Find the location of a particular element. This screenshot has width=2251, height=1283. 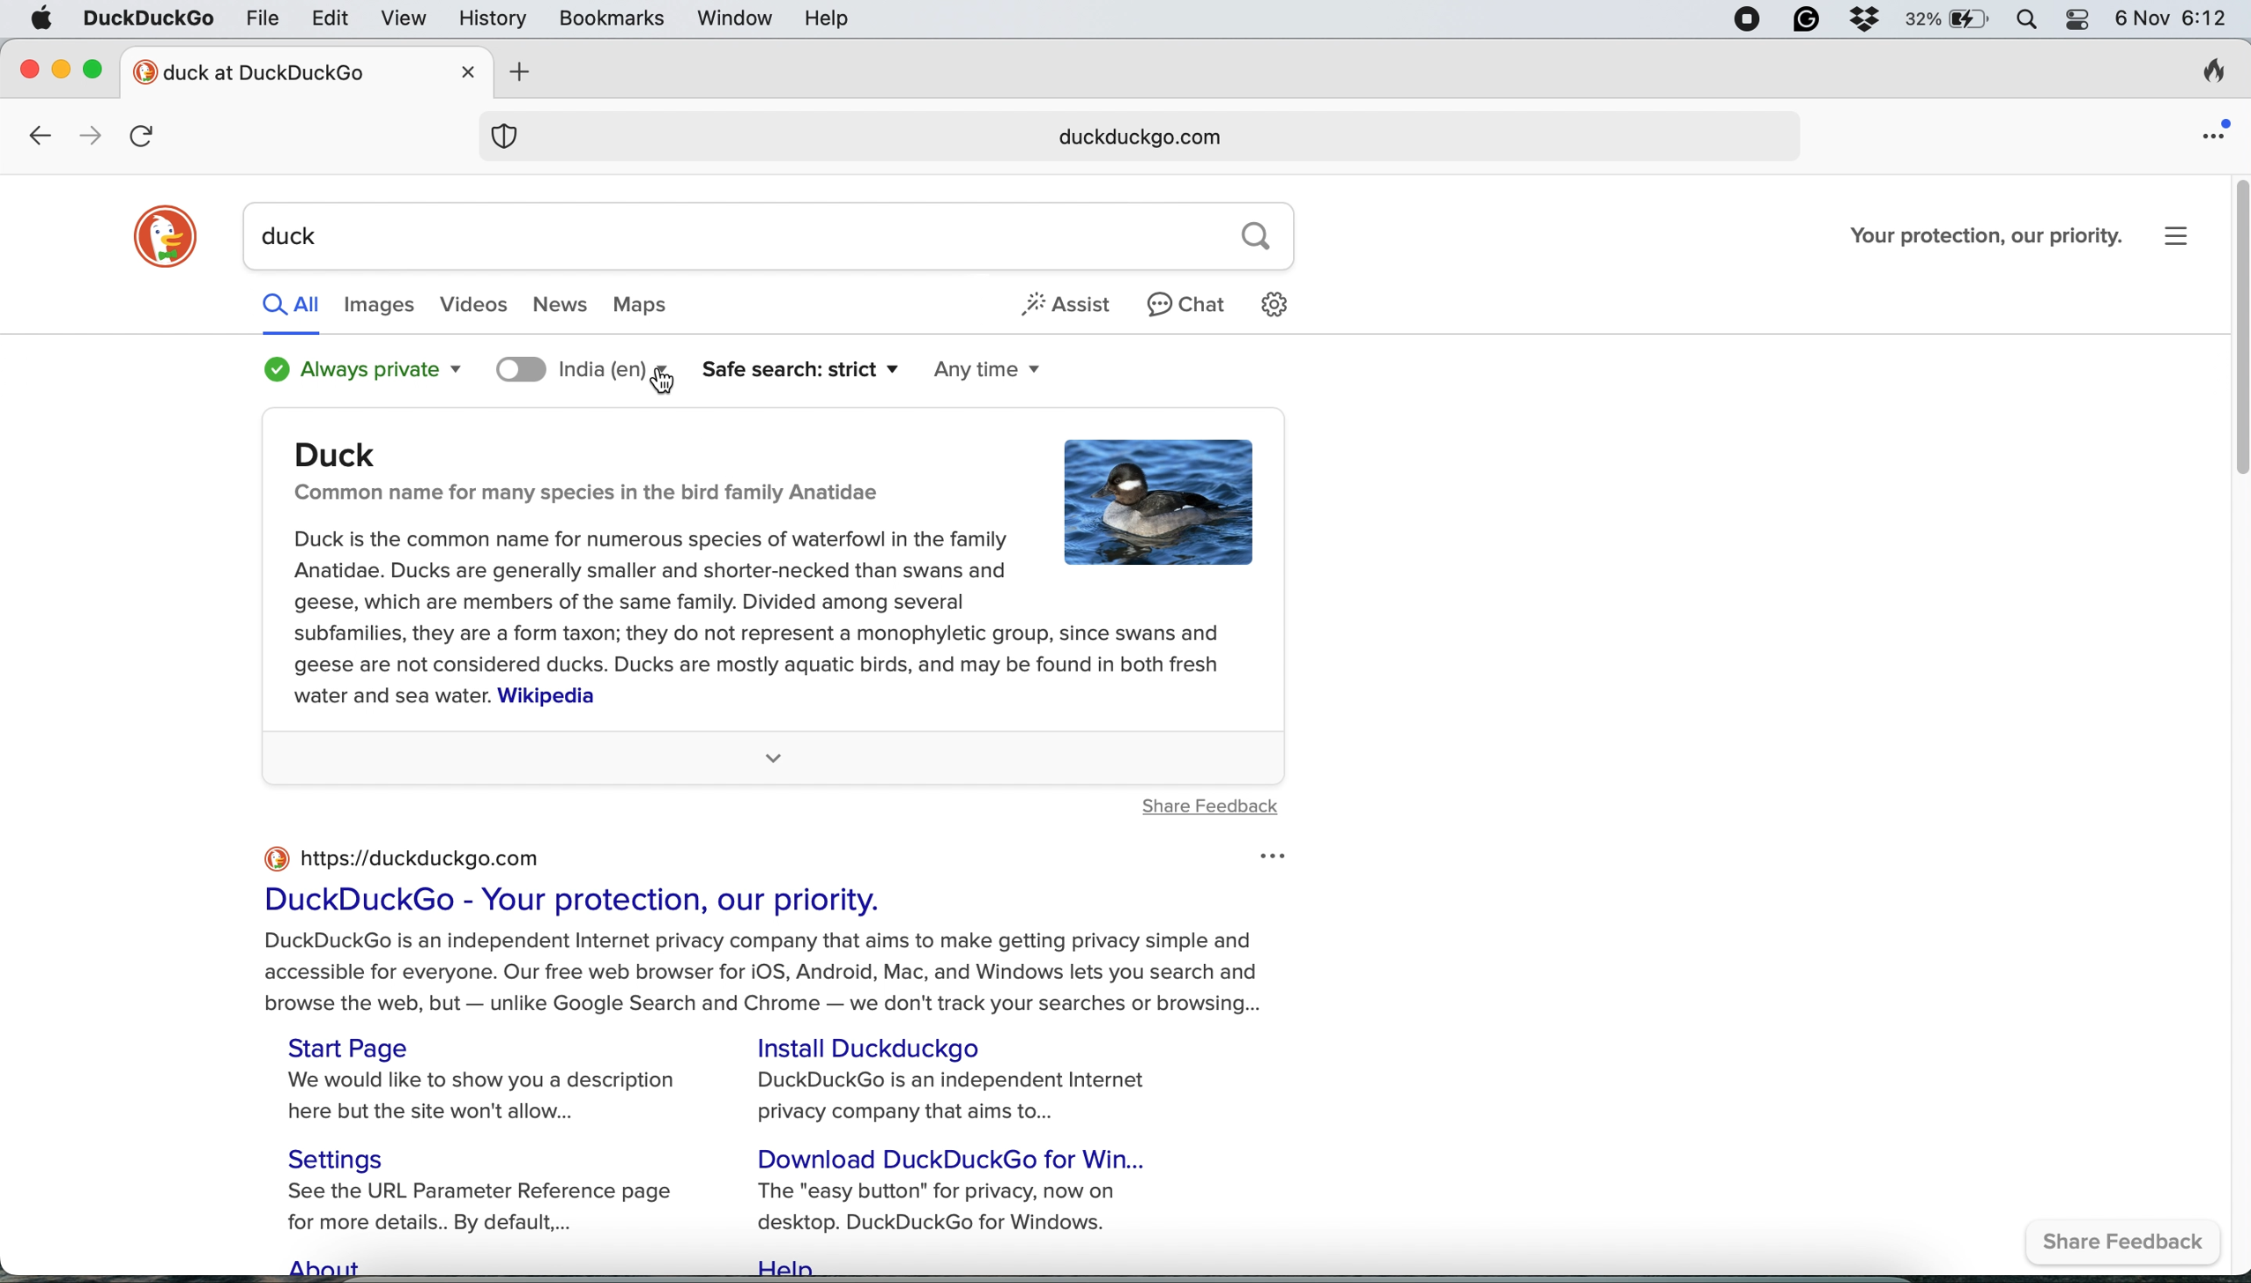

bookmarks is located at coordinates (613, 19).